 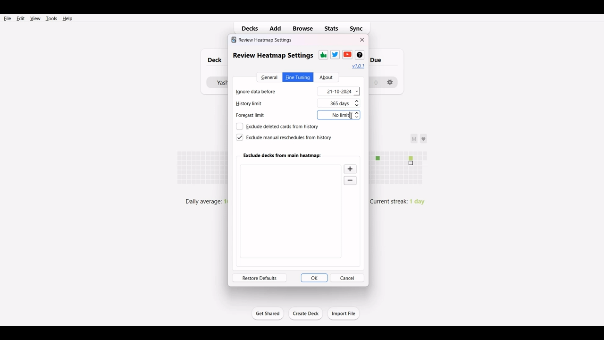 What do you see at coordinates (203, 201) in the screenshot?
I see `daily average` at bounding box center [203, 201].